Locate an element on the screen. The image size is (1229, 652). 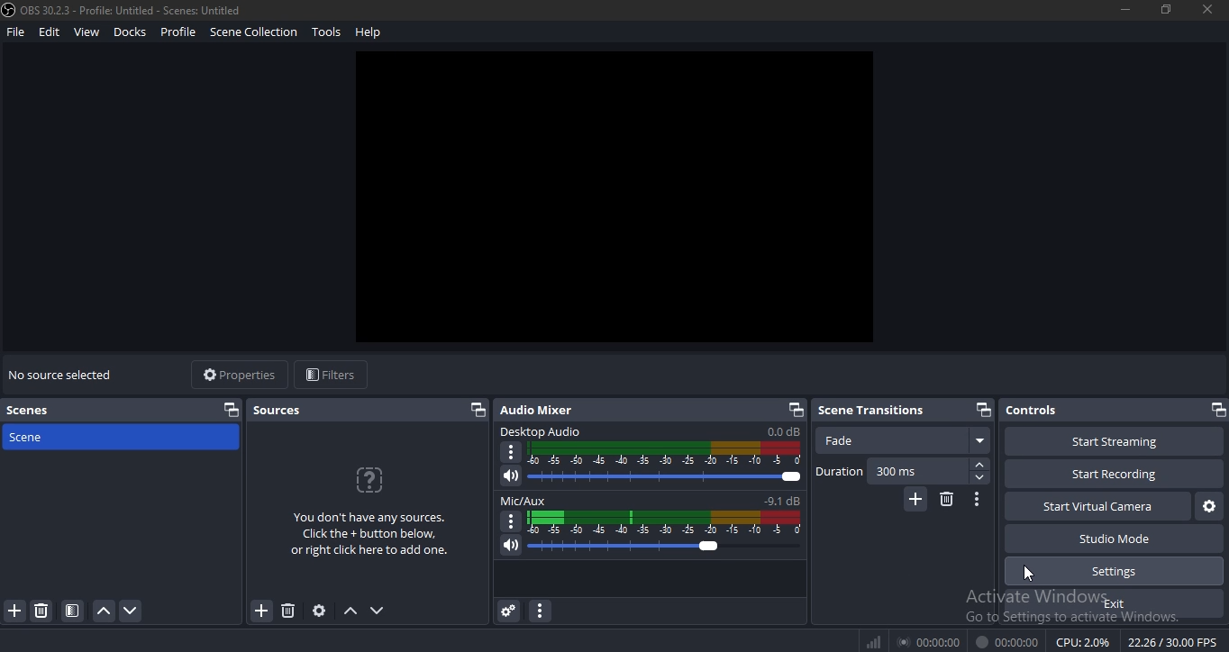
move down is located at coordinates (378, 611).